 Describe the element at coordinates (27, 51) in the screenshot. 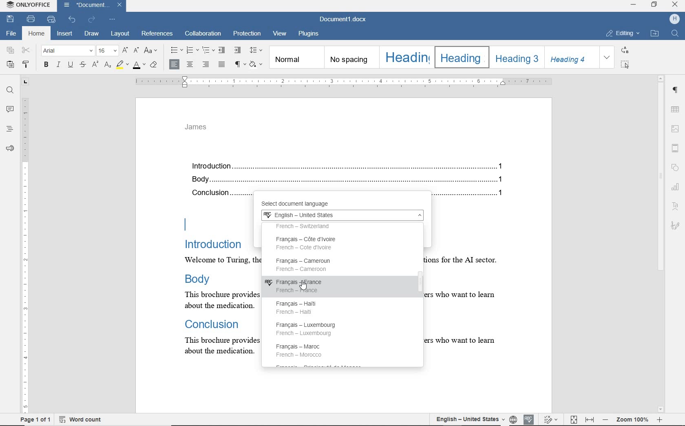

I see `cut` at that location.